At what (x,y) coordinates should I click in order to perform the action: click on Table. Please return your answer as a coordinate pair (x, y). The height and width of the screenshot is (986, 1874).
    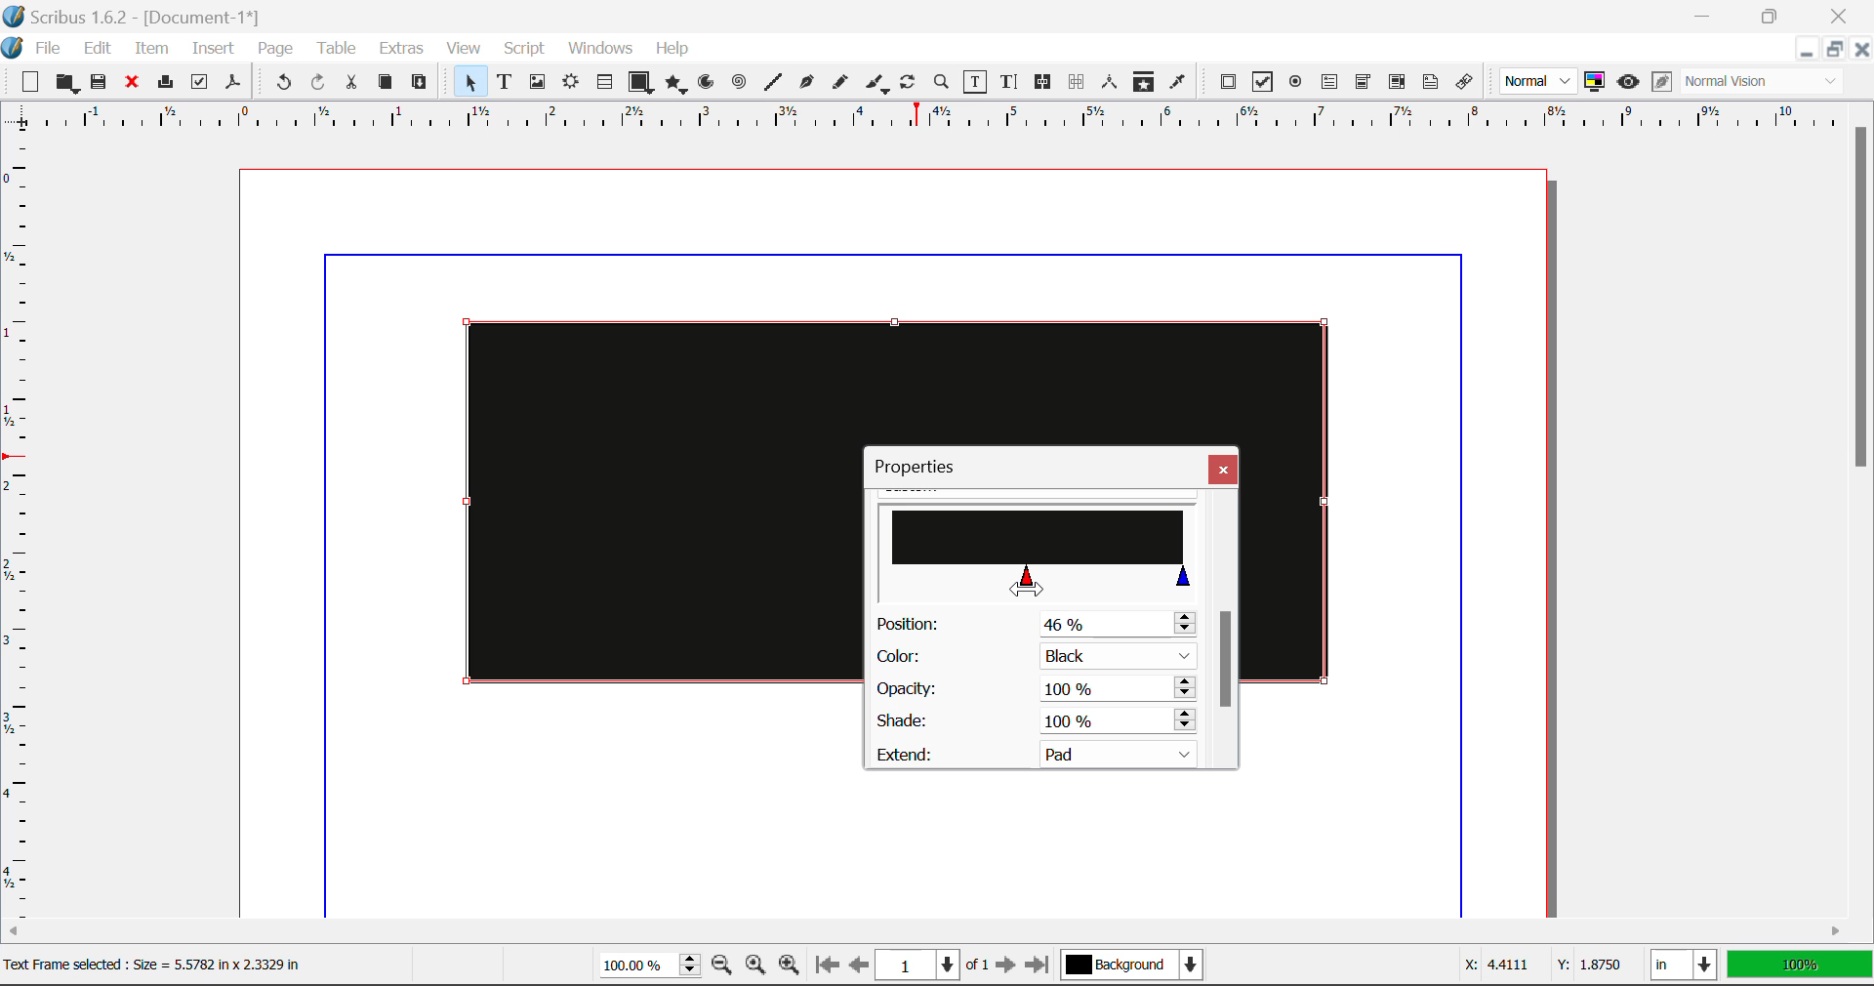
    Looking at the image, I should click on (335, 50).